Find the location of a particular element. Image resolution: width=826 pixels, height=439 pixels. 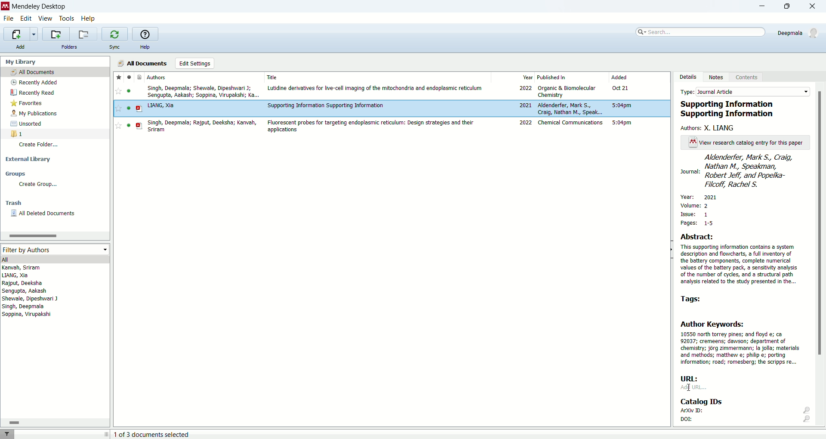

notes is located at coordinates (718, 77).